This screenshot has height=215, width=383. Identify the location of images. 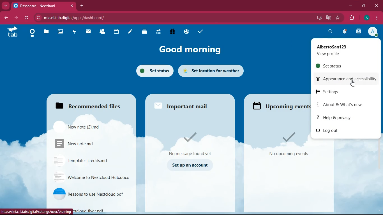
(59, 32).